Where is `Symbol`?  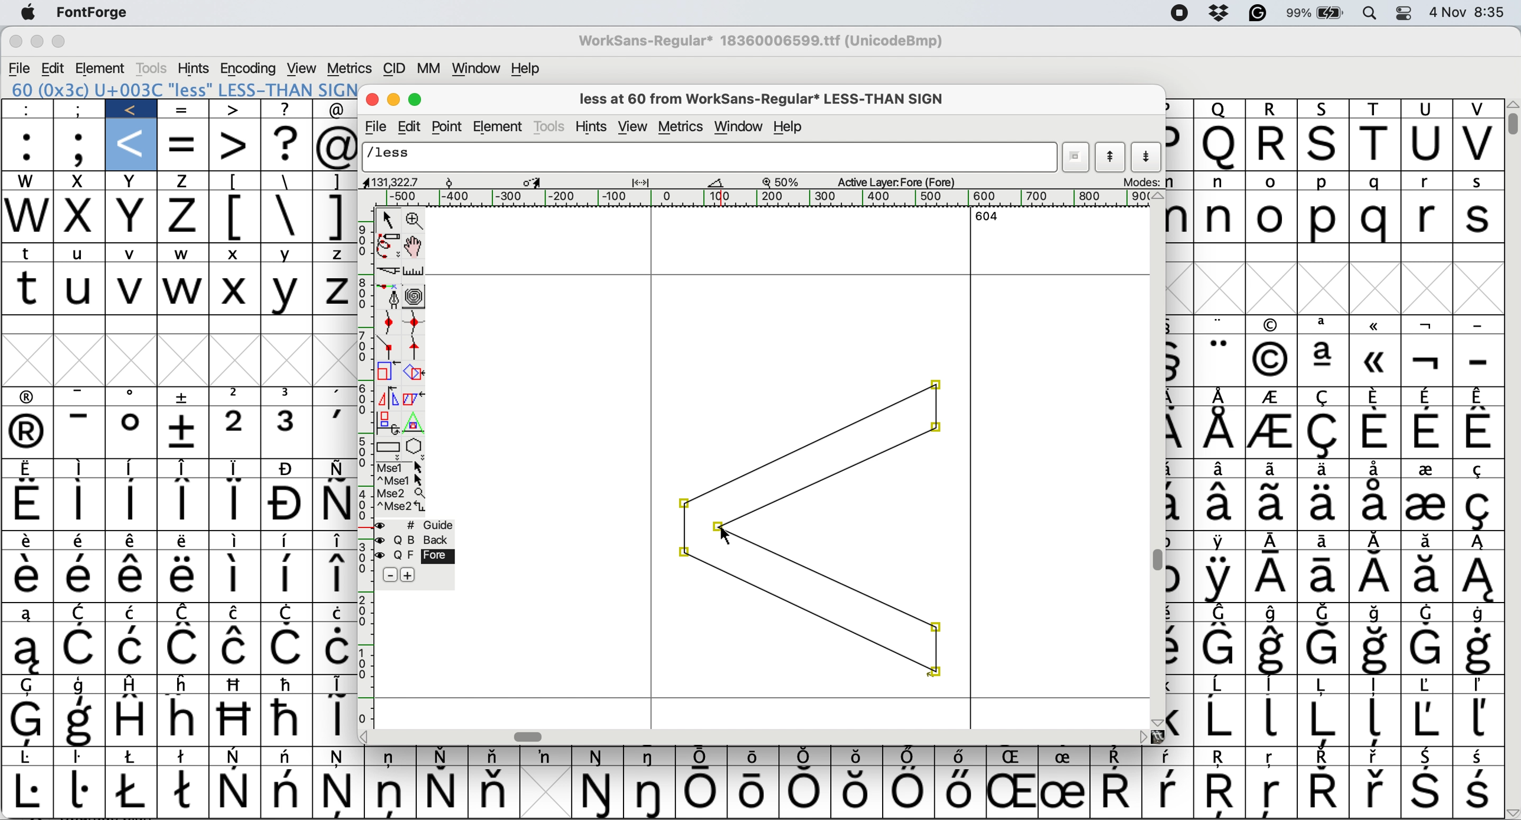
Symbol is located at coordinates (177, 575).